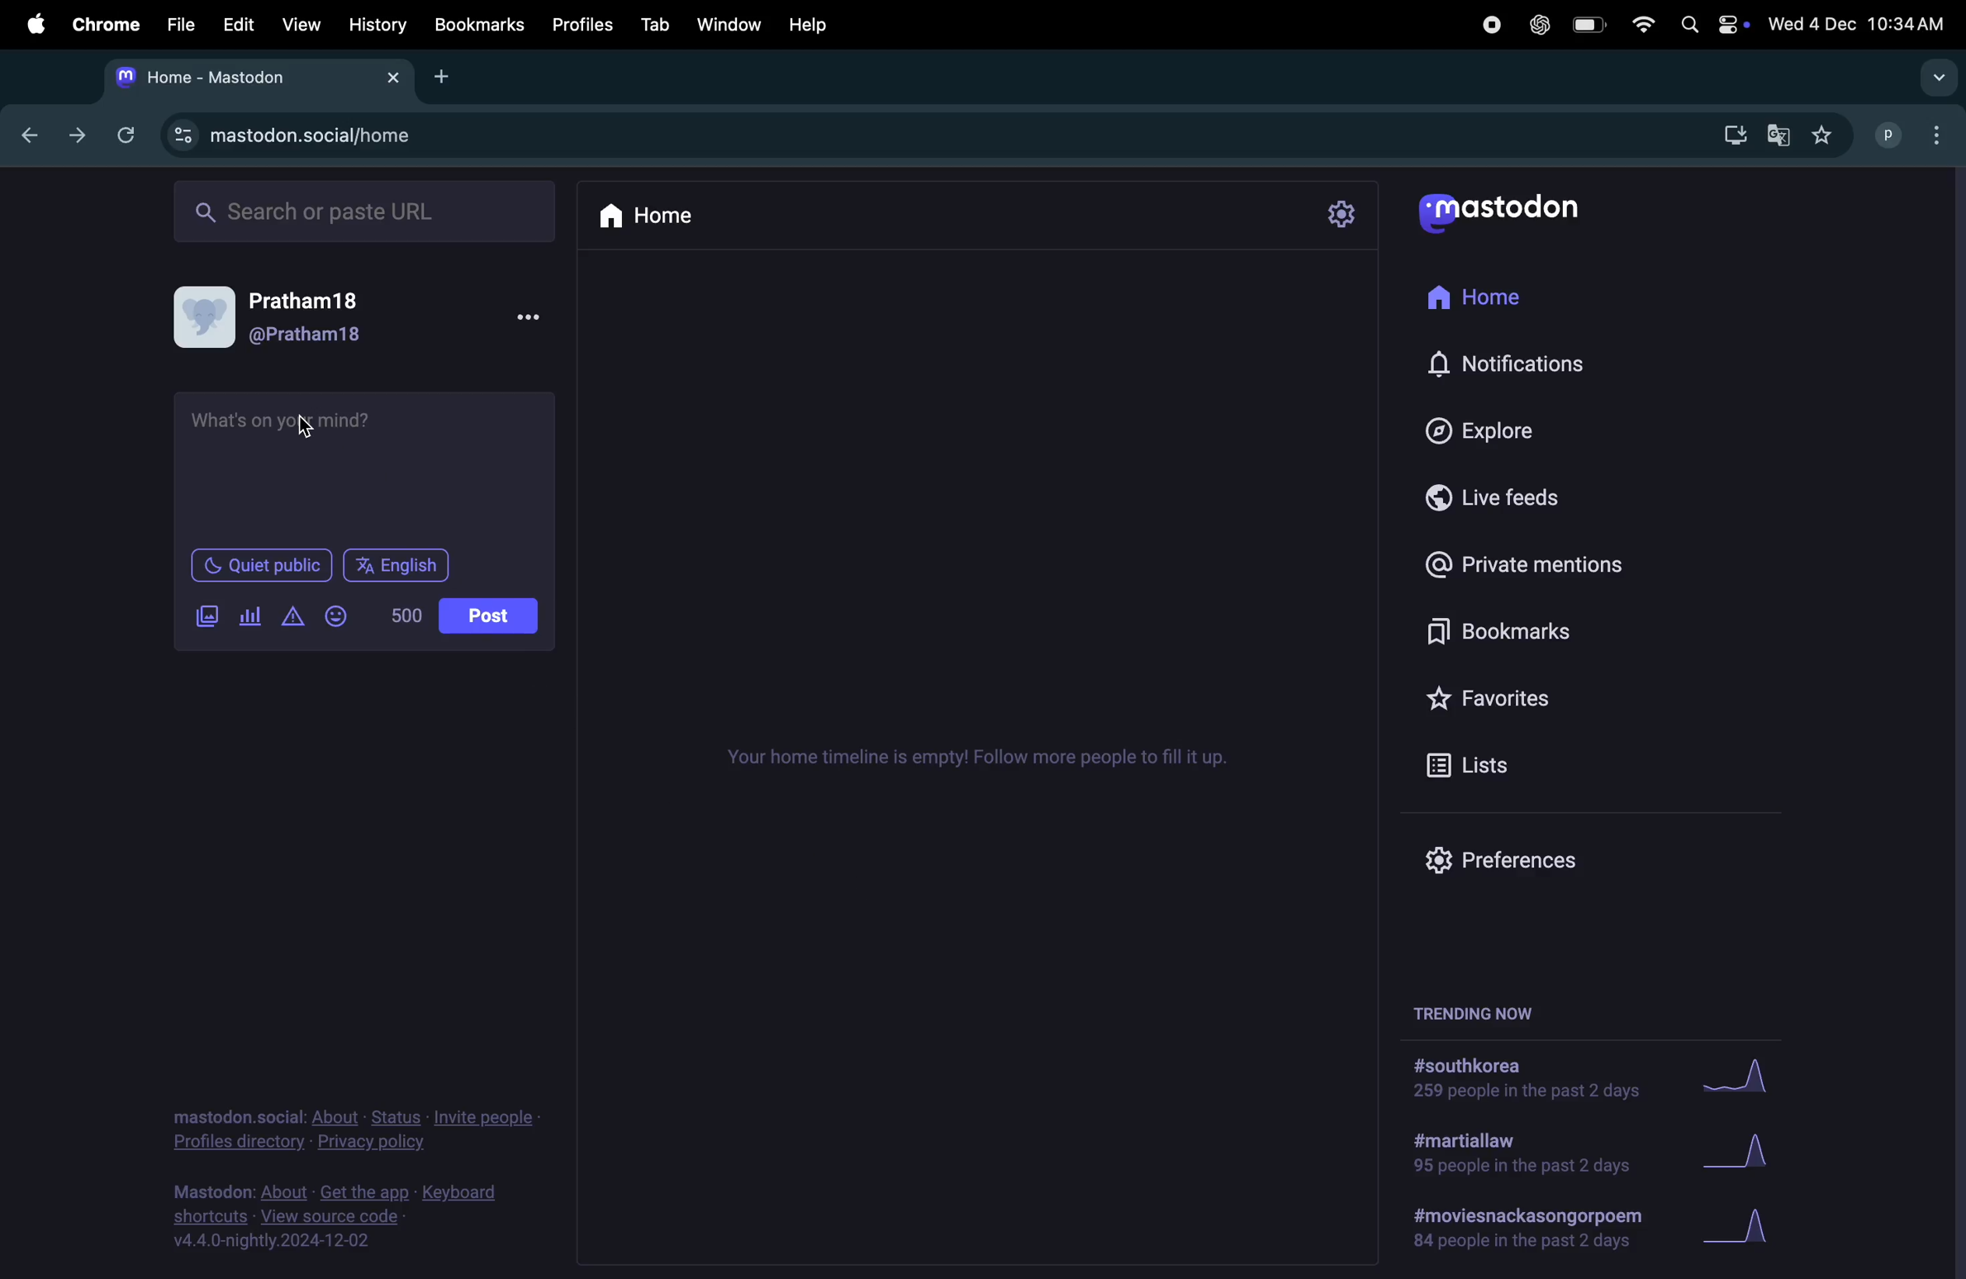 The height and width of the screenshot is (1279, 1966). I want to click on Chrome, so click(103, 24).